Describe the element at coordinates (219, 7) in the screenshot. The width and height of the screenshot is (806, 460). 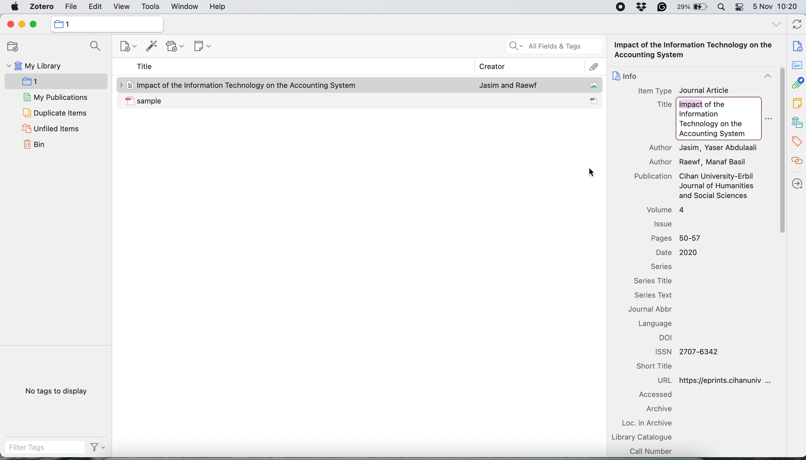
I see `help` at that location.